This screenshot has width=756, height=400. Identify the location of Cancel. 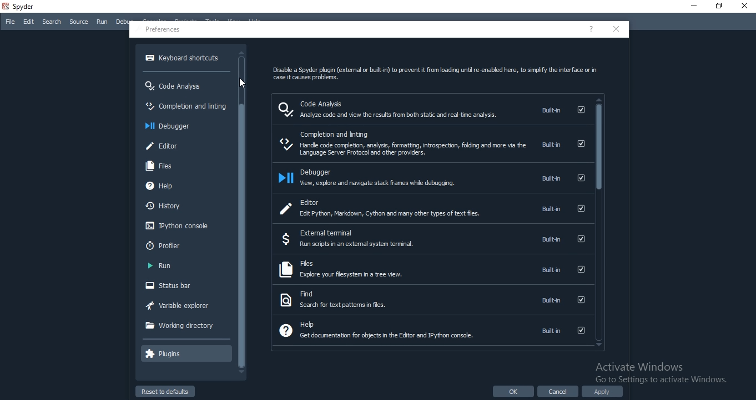
(559, 391).